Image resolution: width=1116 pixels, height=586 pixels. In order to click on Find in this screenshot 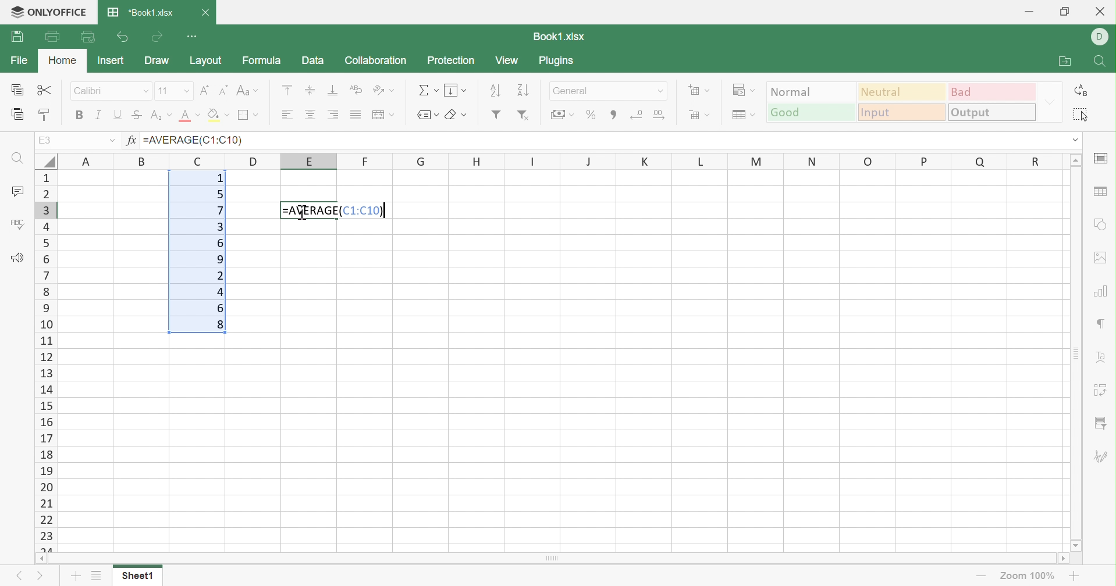, I will do `click(1101, 62)`.